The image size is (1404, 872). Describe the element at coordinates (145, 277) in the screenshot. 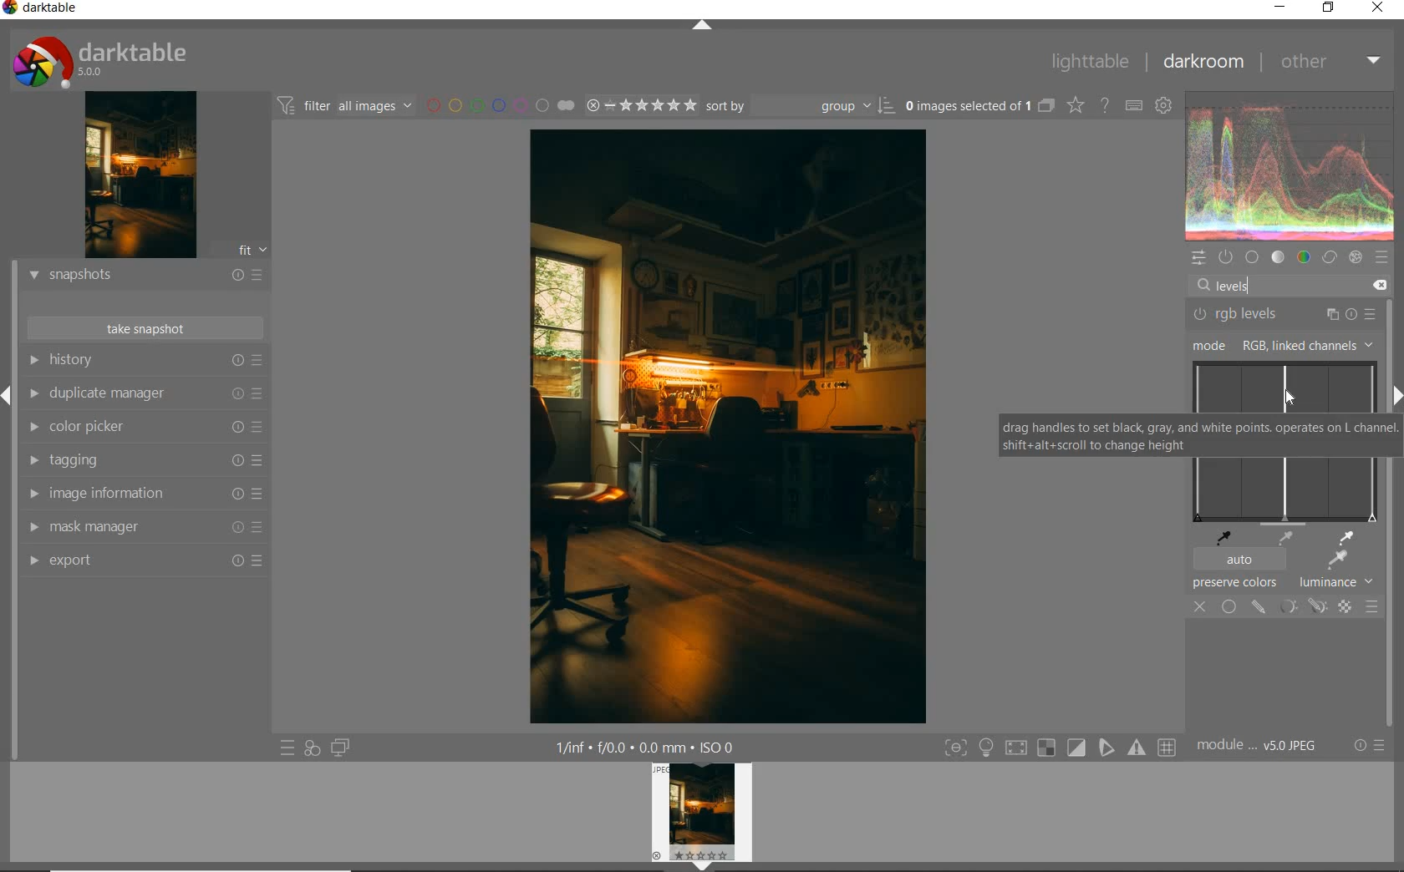

I see `snapshots` at that location.